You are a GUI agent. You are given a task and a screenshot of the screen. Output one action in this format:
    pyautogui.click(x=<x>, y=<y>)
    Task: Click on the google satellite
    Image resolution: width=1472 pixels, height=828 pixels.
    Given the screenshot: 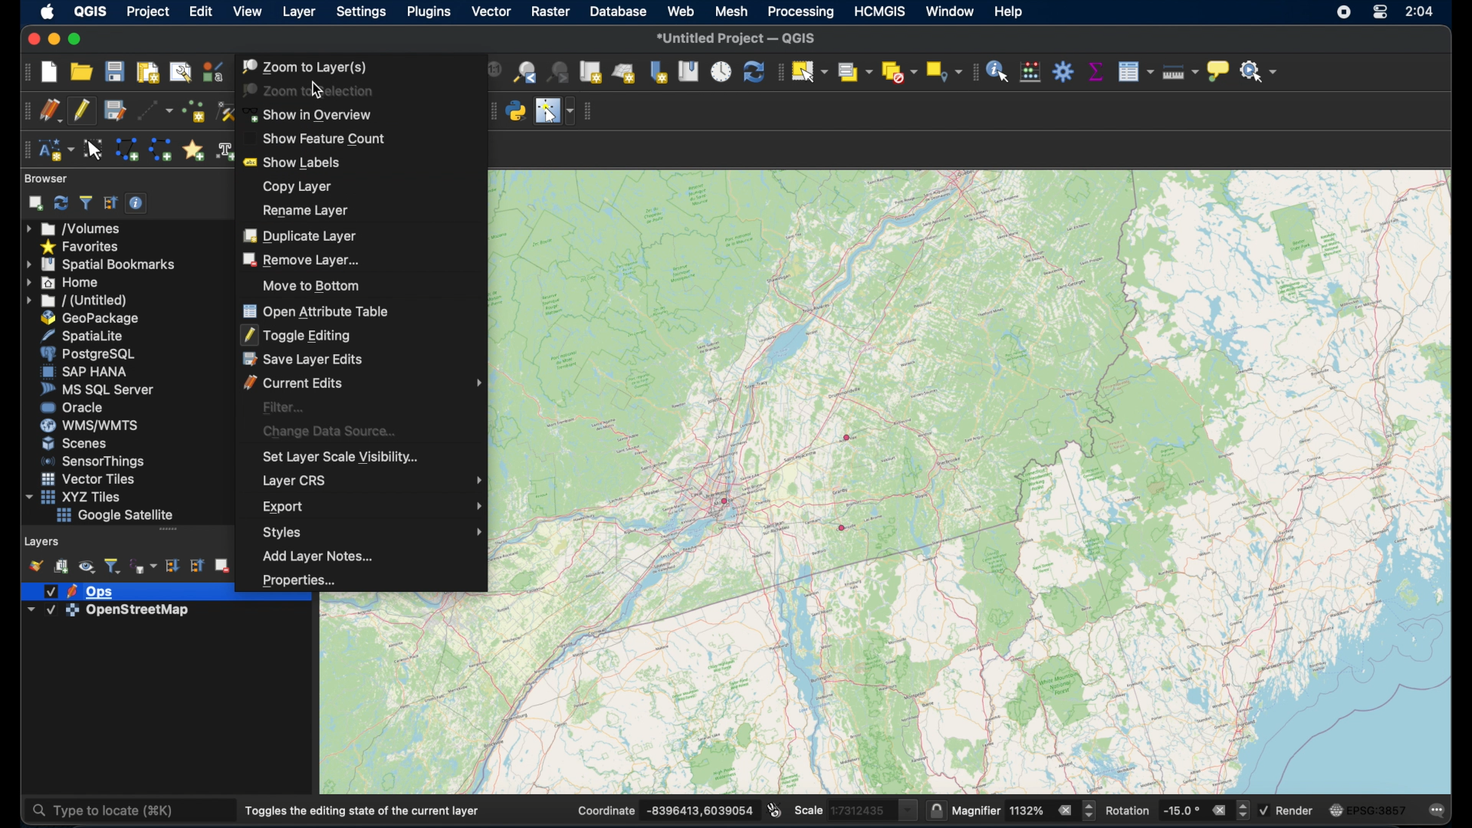 What is the action you would take?
    pyautogui.click(x=114, y=515)
    